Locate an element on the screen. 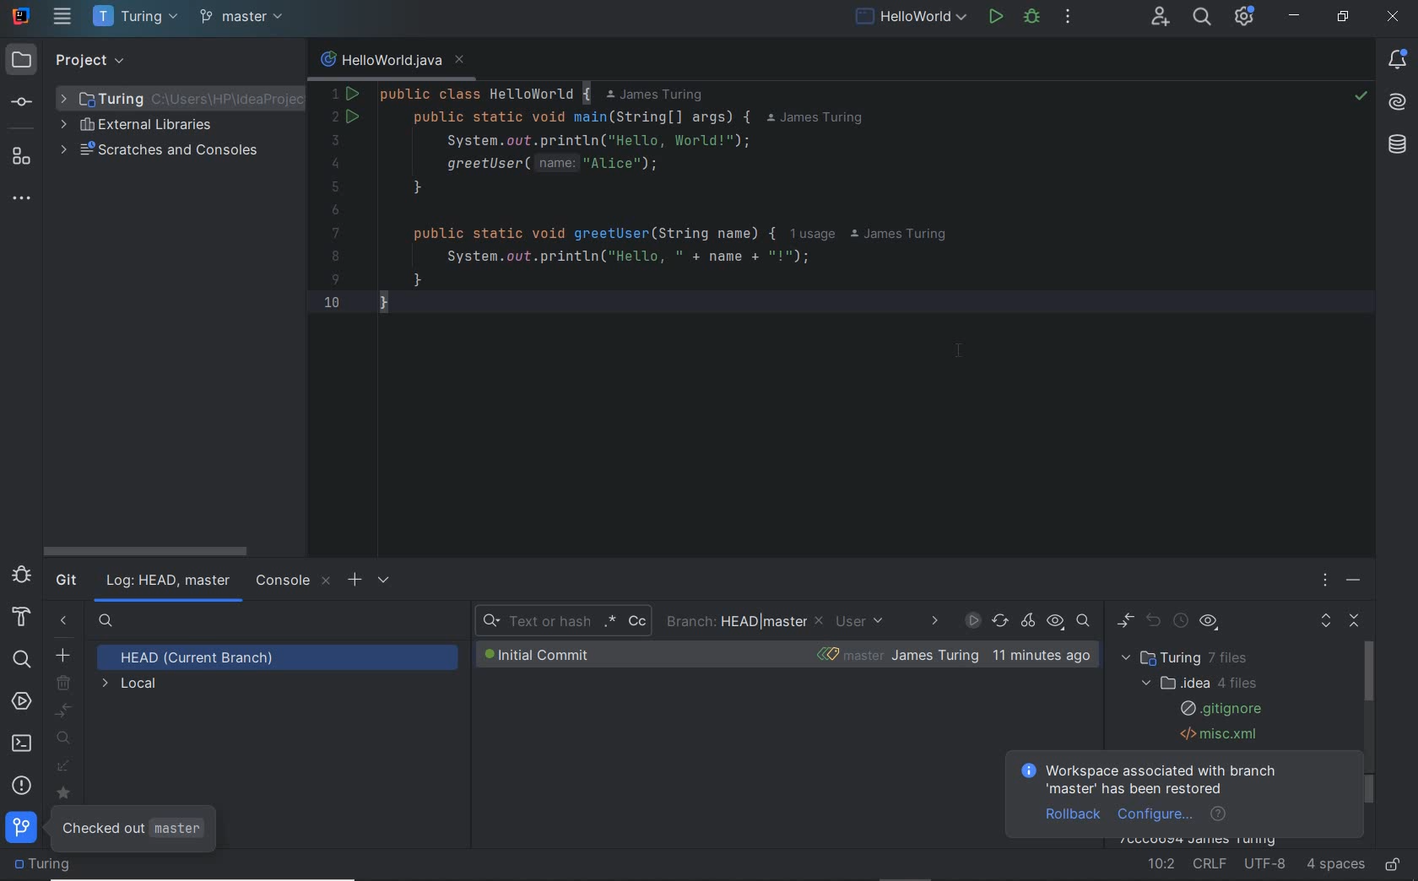 Image resolution: width=1418 pixels, height=881 pixels. structure is located at coordinates (22, 157).